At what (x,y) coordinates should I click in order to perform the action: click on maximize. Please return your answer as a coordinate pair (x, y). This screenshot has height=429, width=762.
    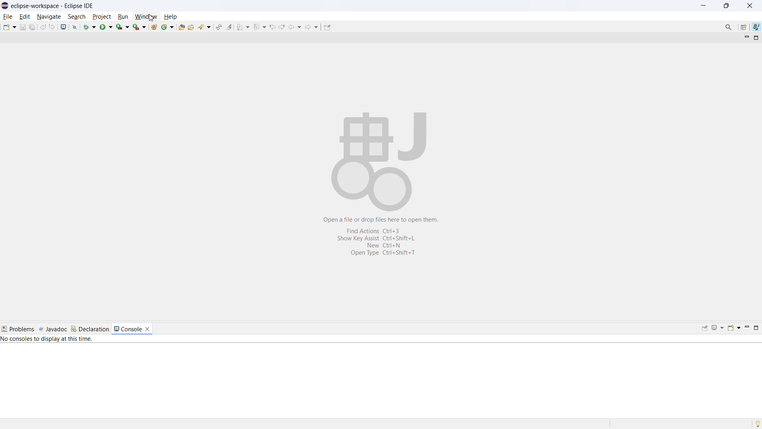
    Looking at the image, I should click on (756, 38).